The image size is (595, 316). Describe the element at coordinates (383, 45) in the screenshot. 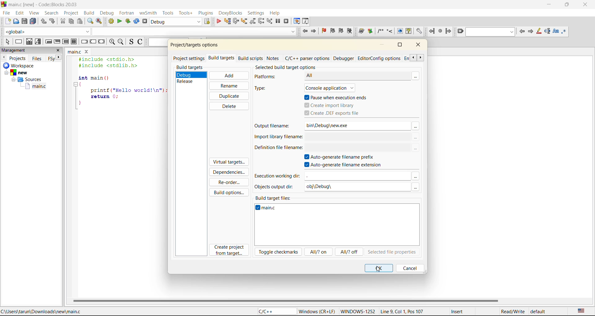

I see `minimize` at that location.